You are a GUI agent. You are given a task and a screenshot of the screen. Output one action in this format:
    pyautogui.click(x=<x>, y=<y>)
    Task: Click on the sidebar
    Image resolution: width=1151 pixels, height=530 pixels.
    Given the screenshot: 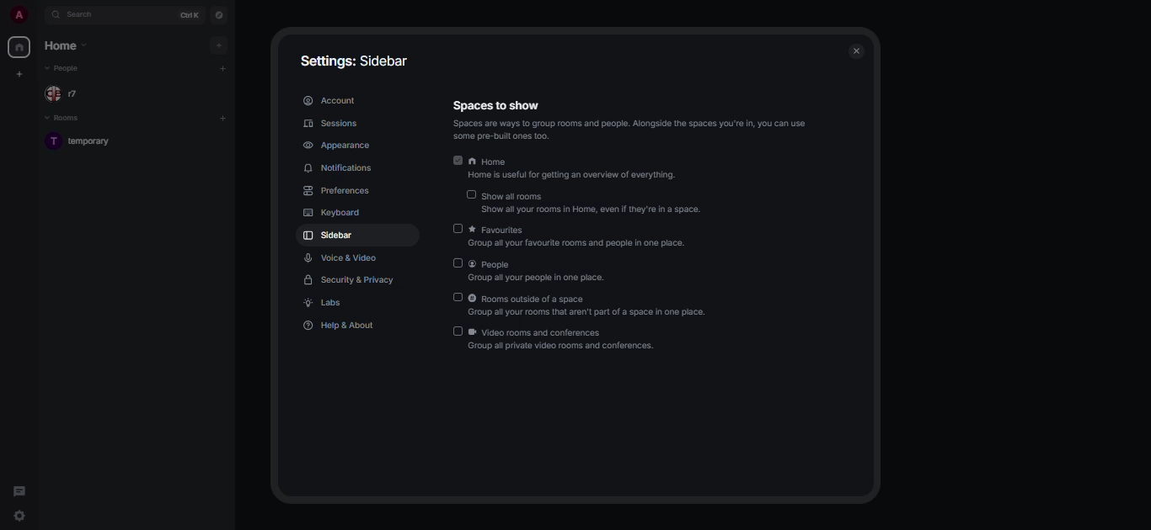 What is the action you would take?
    pyautogui.click(x=331, y=236)
    